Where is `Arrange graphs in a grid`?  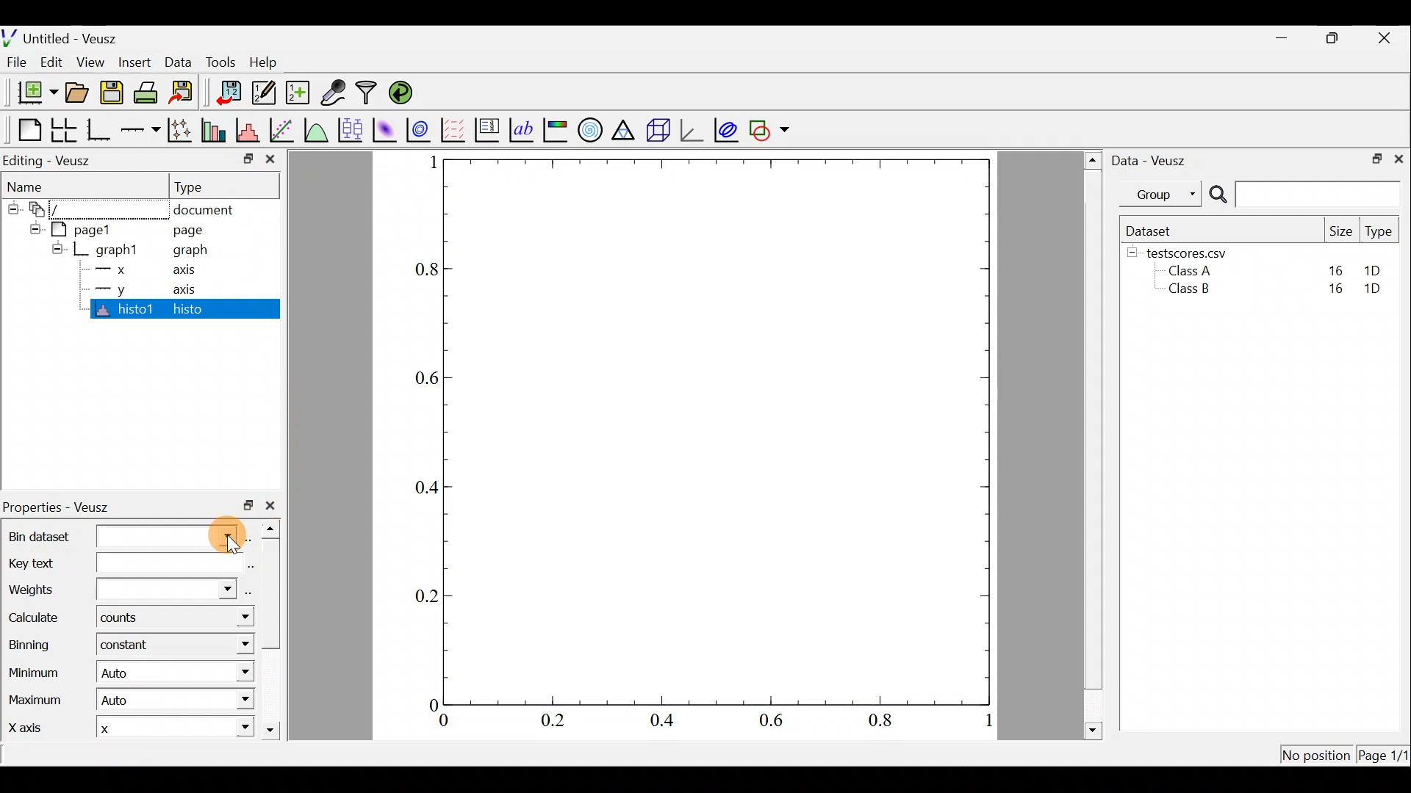
Arrange graphs in a grid is located at coordinates (65, 130).